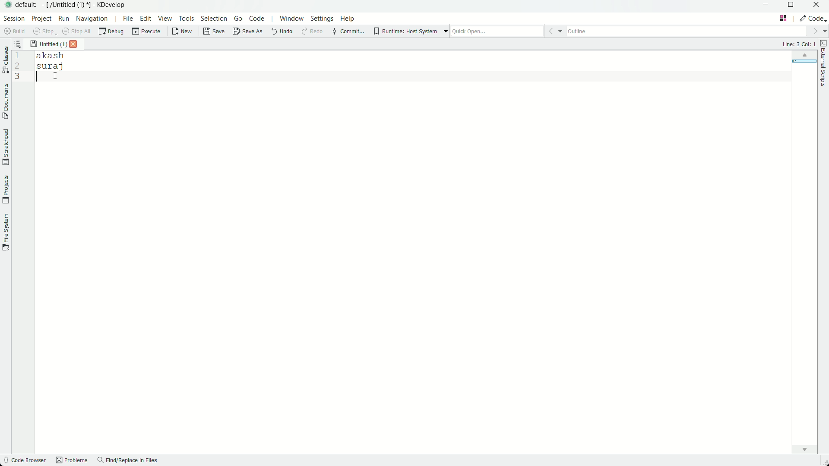 The image size is (829, 466). What do you see at coordinates (24, 461) in the screenshot?
I see `code browser` at bounding box center [24, 461].